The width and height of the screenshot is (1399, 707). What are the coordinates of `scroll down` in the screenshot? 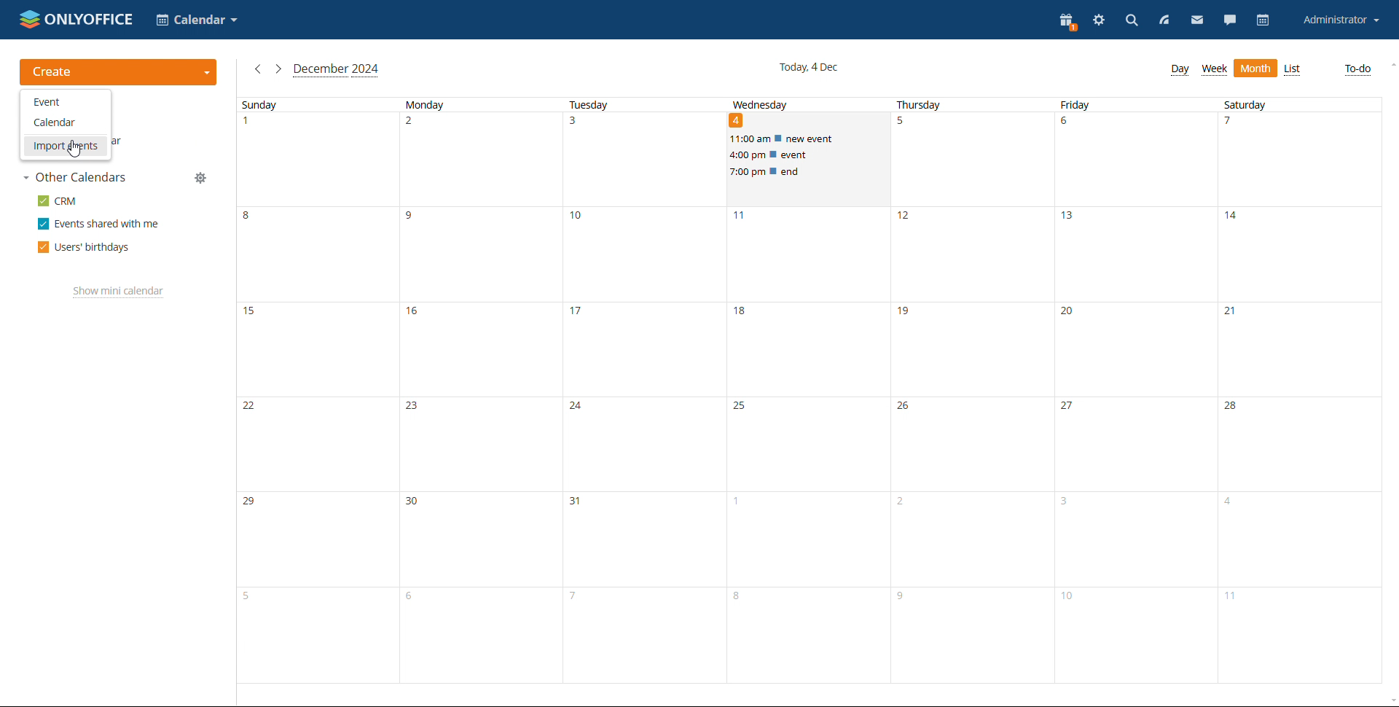 It's located at (1390, 700).